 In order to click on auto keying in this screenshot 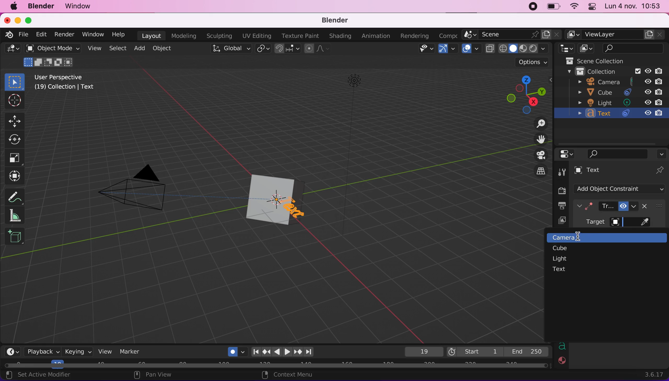, I will do `click(234, 350)`.